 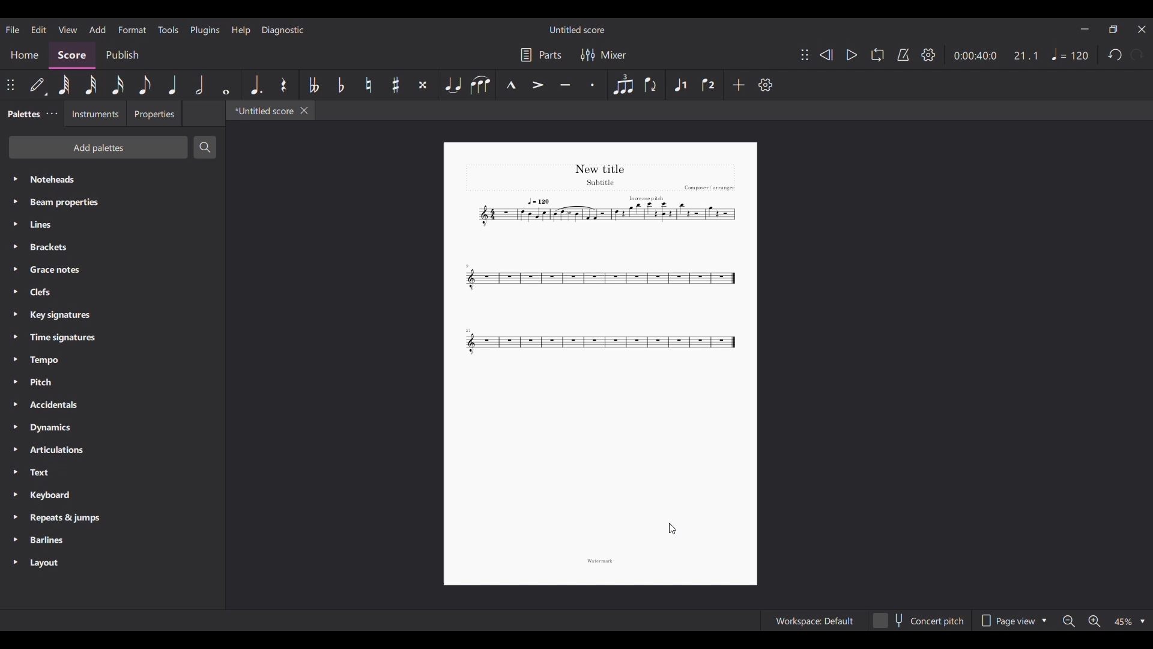 What do you see at coordinates (1113, 29) in the screenshot?
I see `Show in smaller tab` at bounding box center [1113, 29].